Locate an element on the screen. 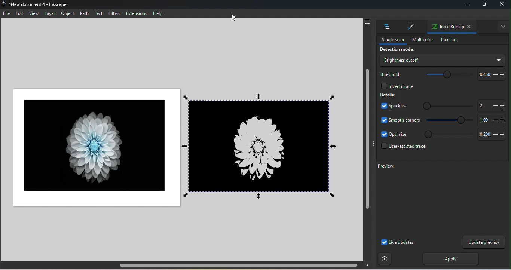 The height and width of the screenshot is (270, 511). Smooth corners is located at coordinates (400, 120).